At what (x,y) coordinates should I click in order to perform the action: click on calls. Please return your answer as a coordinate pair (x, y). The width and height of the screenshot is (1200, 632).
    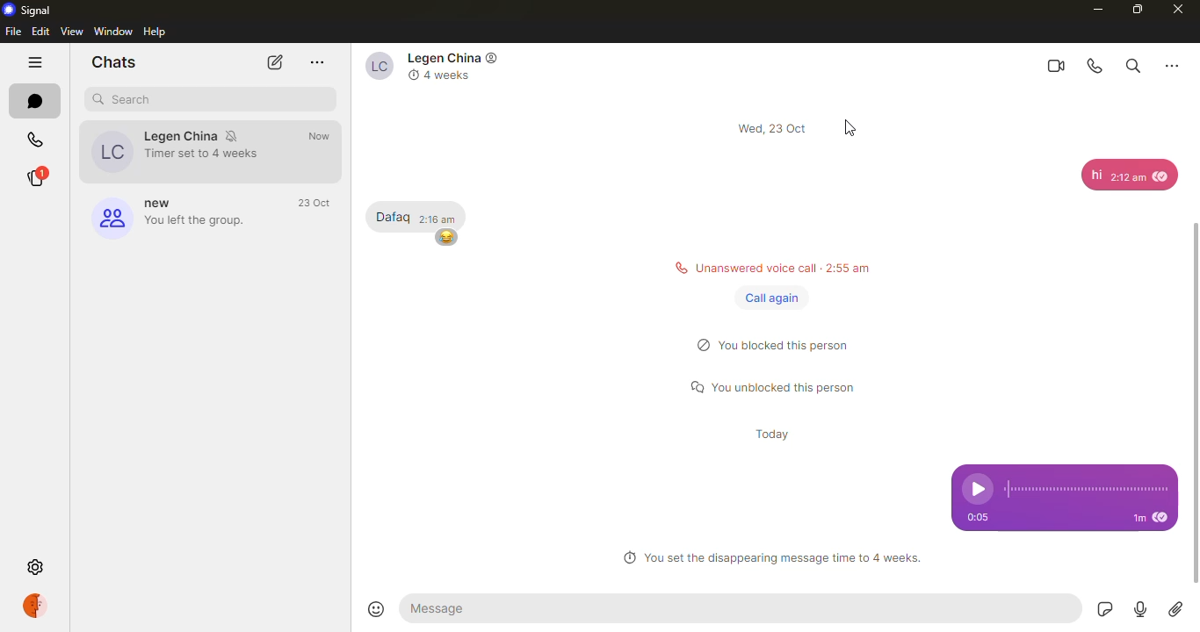
    Looking at the image, I should click on (38, 135).